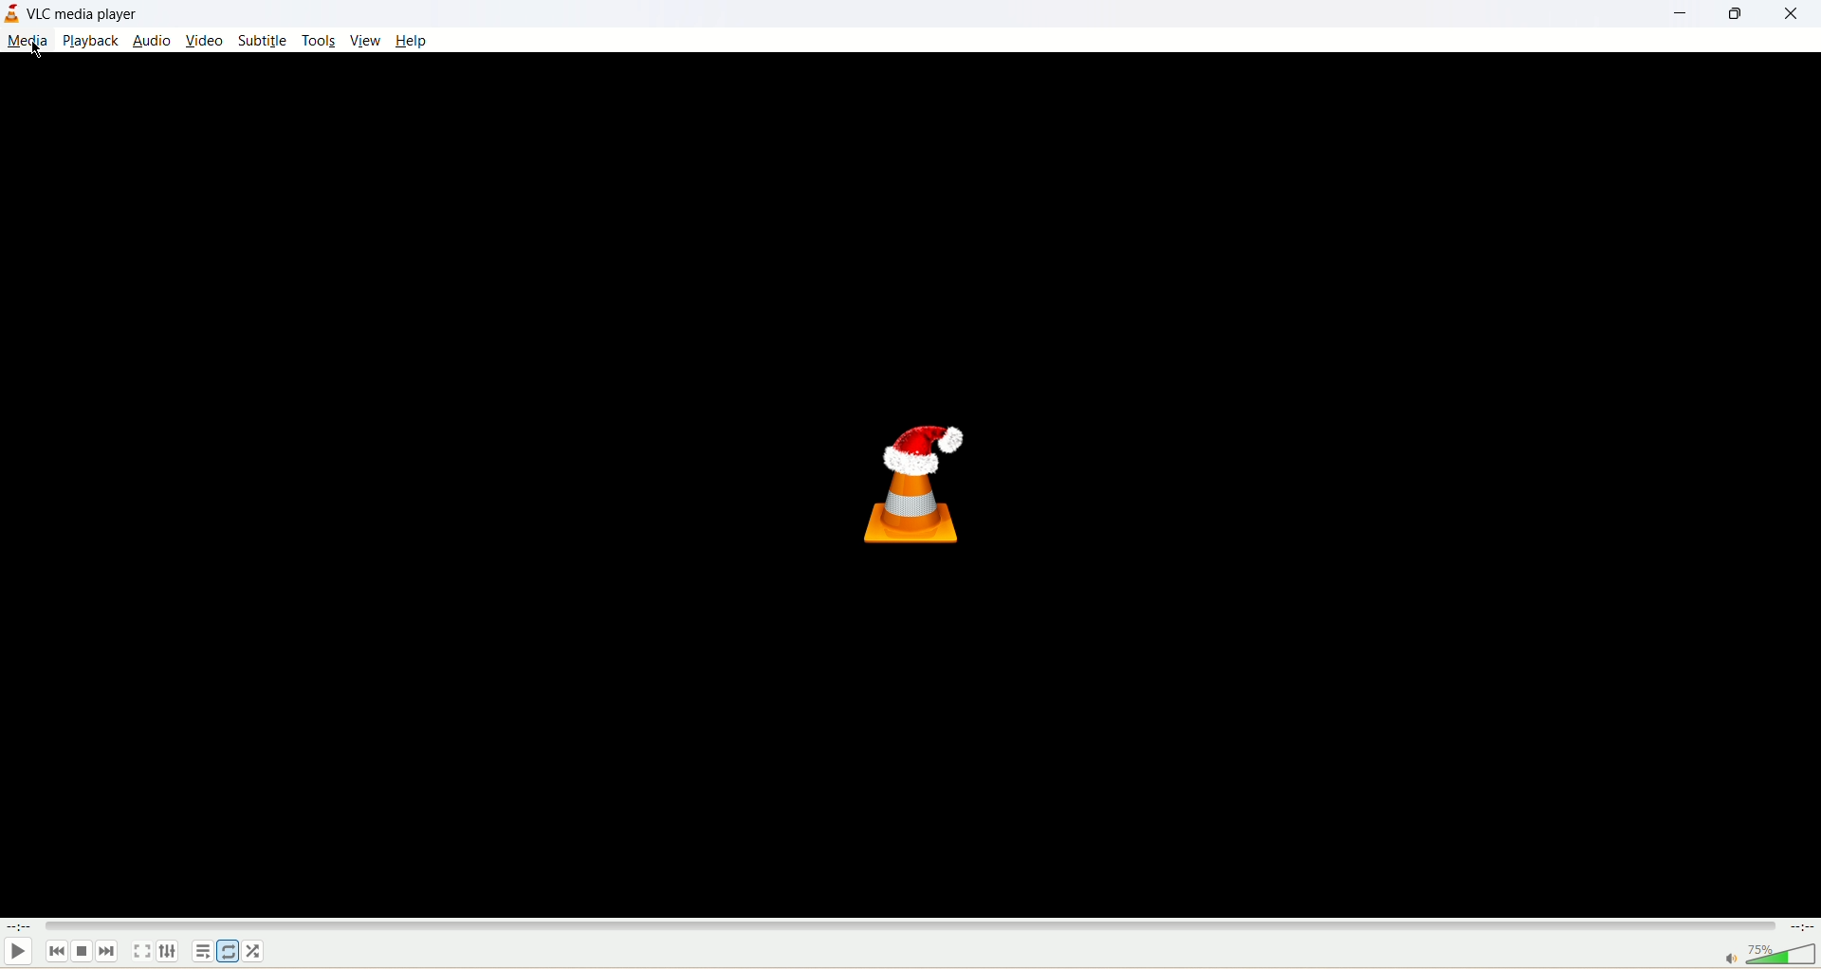 The image size is (1821, 969). I want to click on VLC MEDIA PLAYER, so click(87, 15).